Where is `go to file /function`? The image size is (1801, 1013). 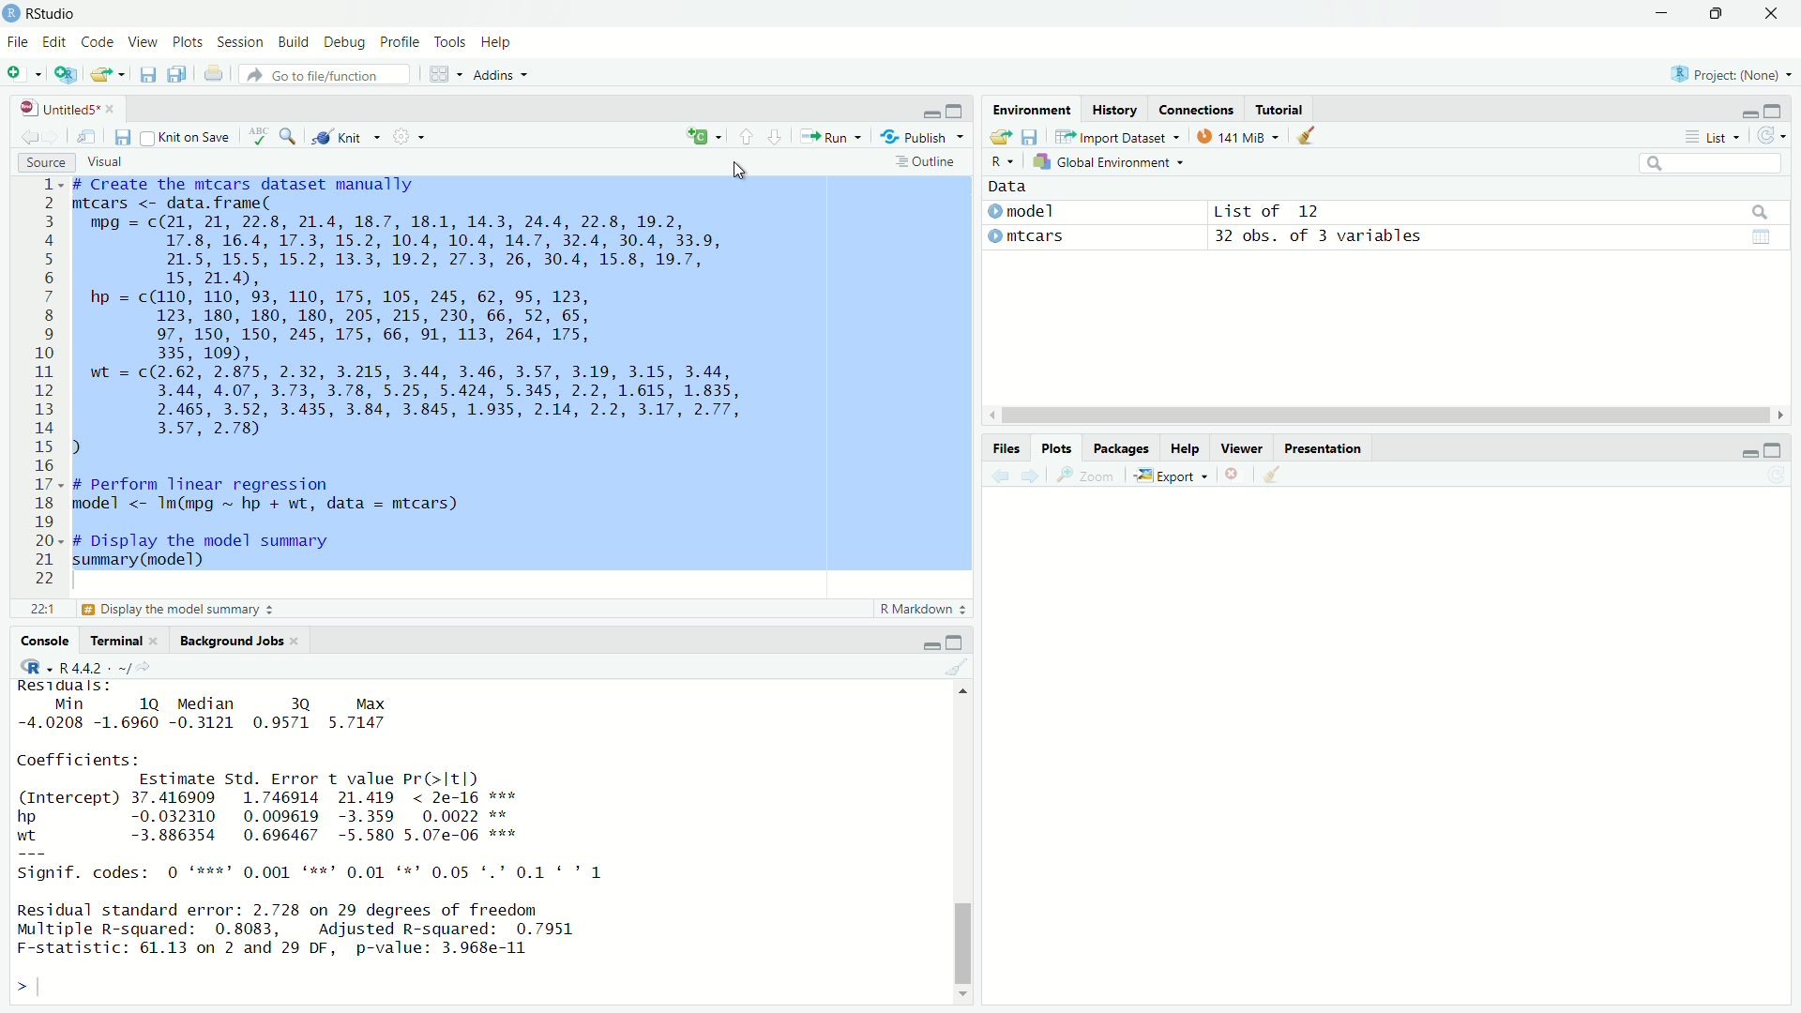 go to file /function is located at coordinates (325, 76).